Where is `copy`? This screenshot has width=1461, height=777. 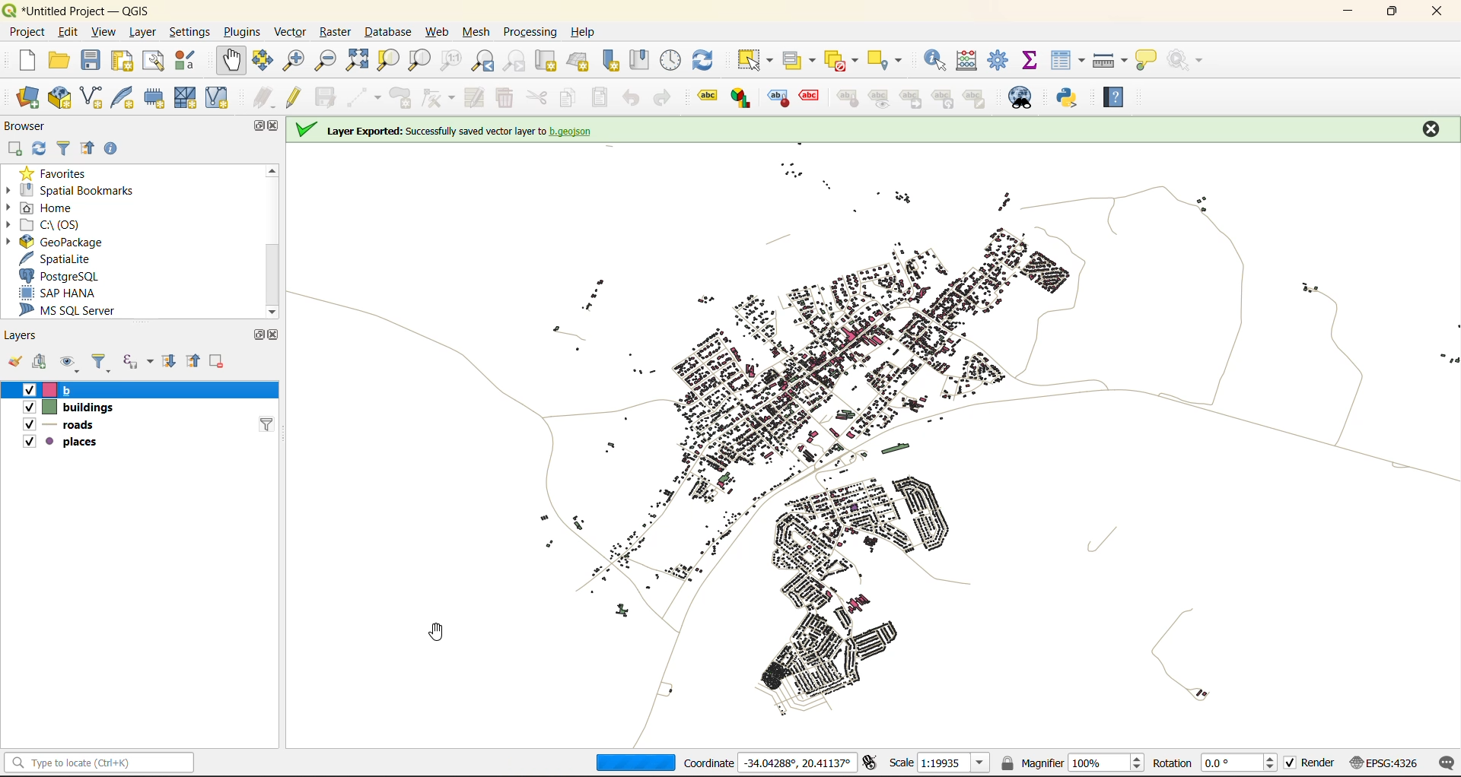 copy is located at coordinates (565, 98).